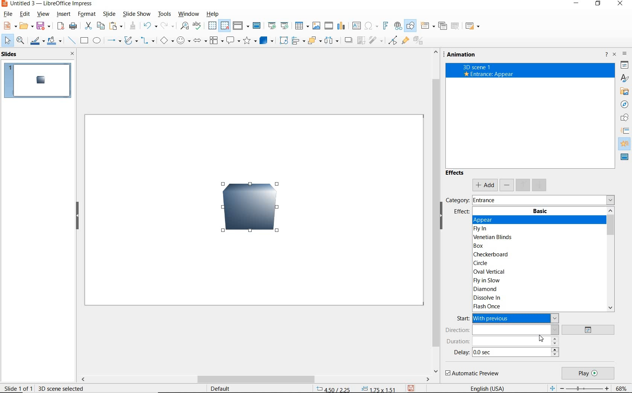 The image size is (632, 393). What do you see at coordinates (489, 74) in the screenshot?
I see `ENTRANCE: APPEAR` at bounding box center [489, 74].